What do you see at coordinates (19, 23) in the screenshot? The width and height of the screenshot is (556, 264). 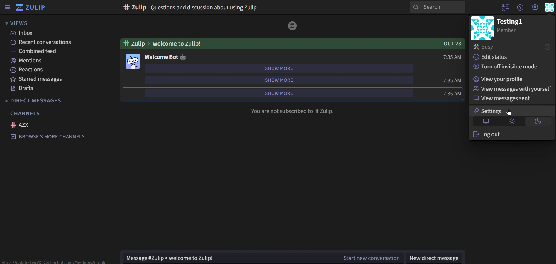 I see `views` at bounding box center [19, 23].